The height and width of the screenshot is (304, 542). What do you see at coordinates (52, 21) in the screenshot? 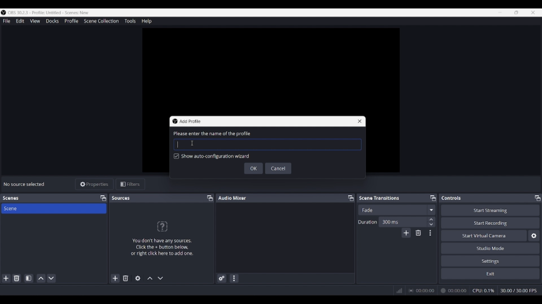
I see `Docks menu` at bounding box center [52, 21].